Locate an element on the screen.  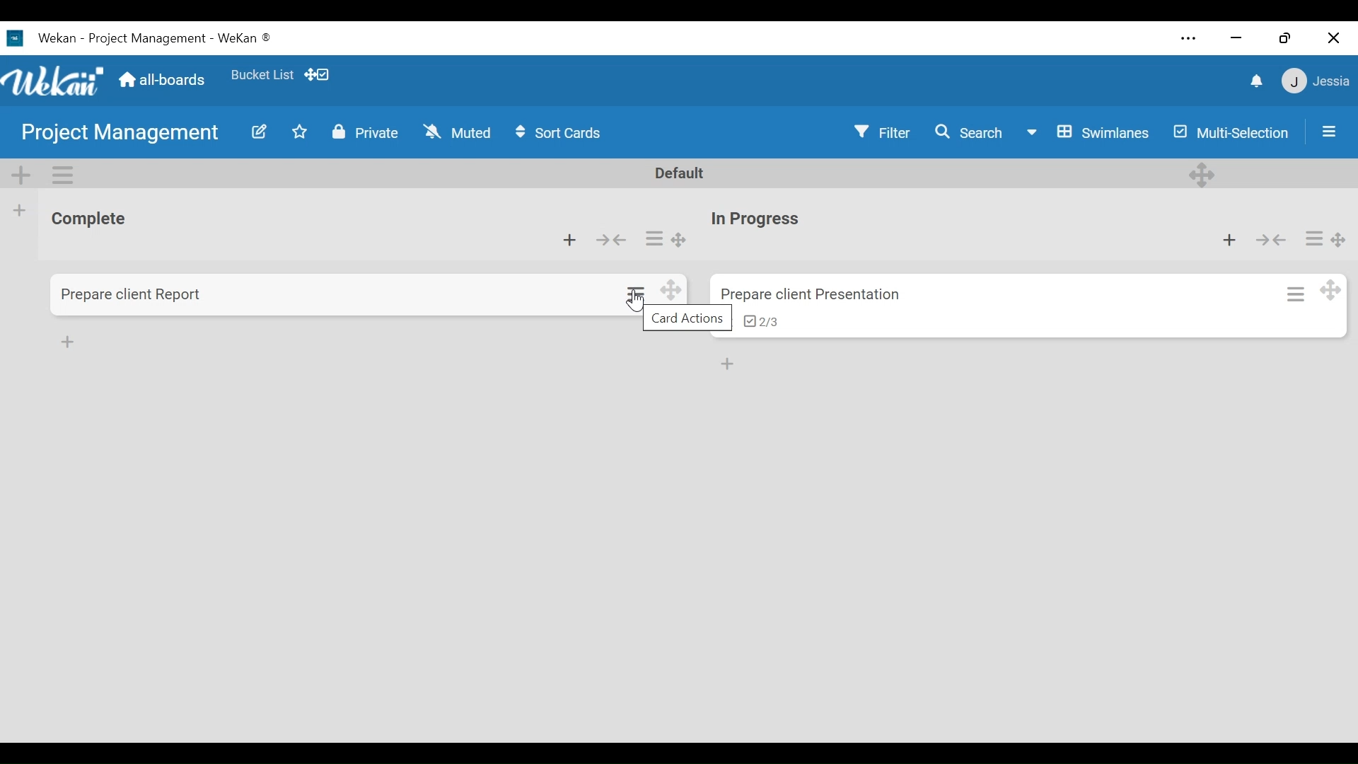
Add card to top of the list is located at coordinates (568, 241).